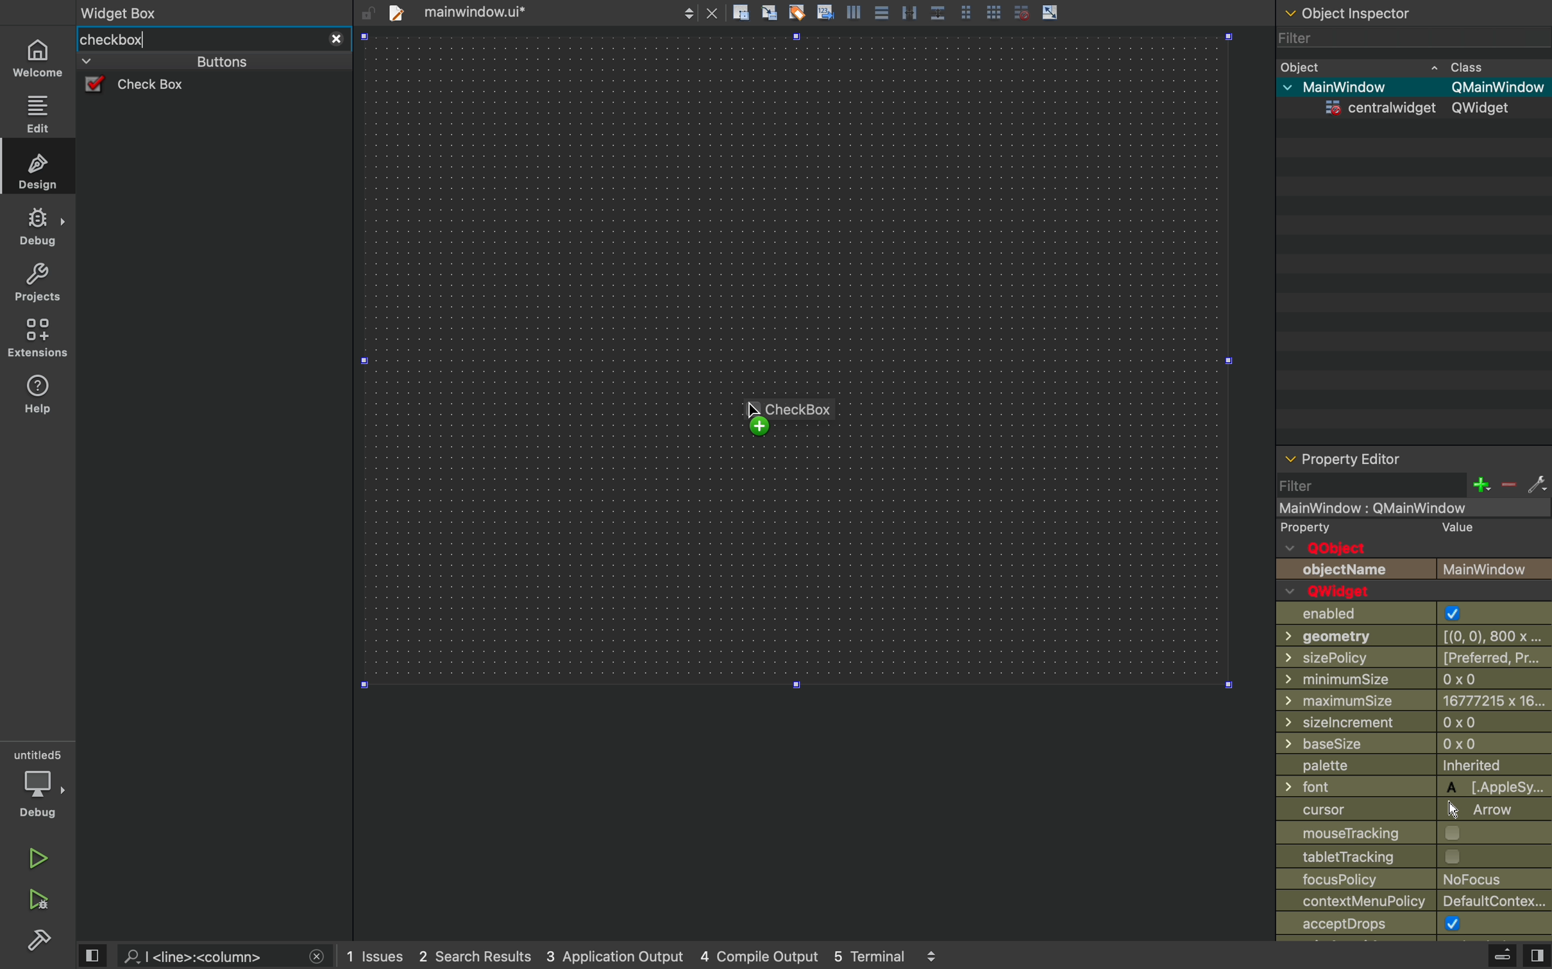  What do you see at coordinates (38, 783) in the screenshot?
I see `debug` at bounding box center [38, 783].